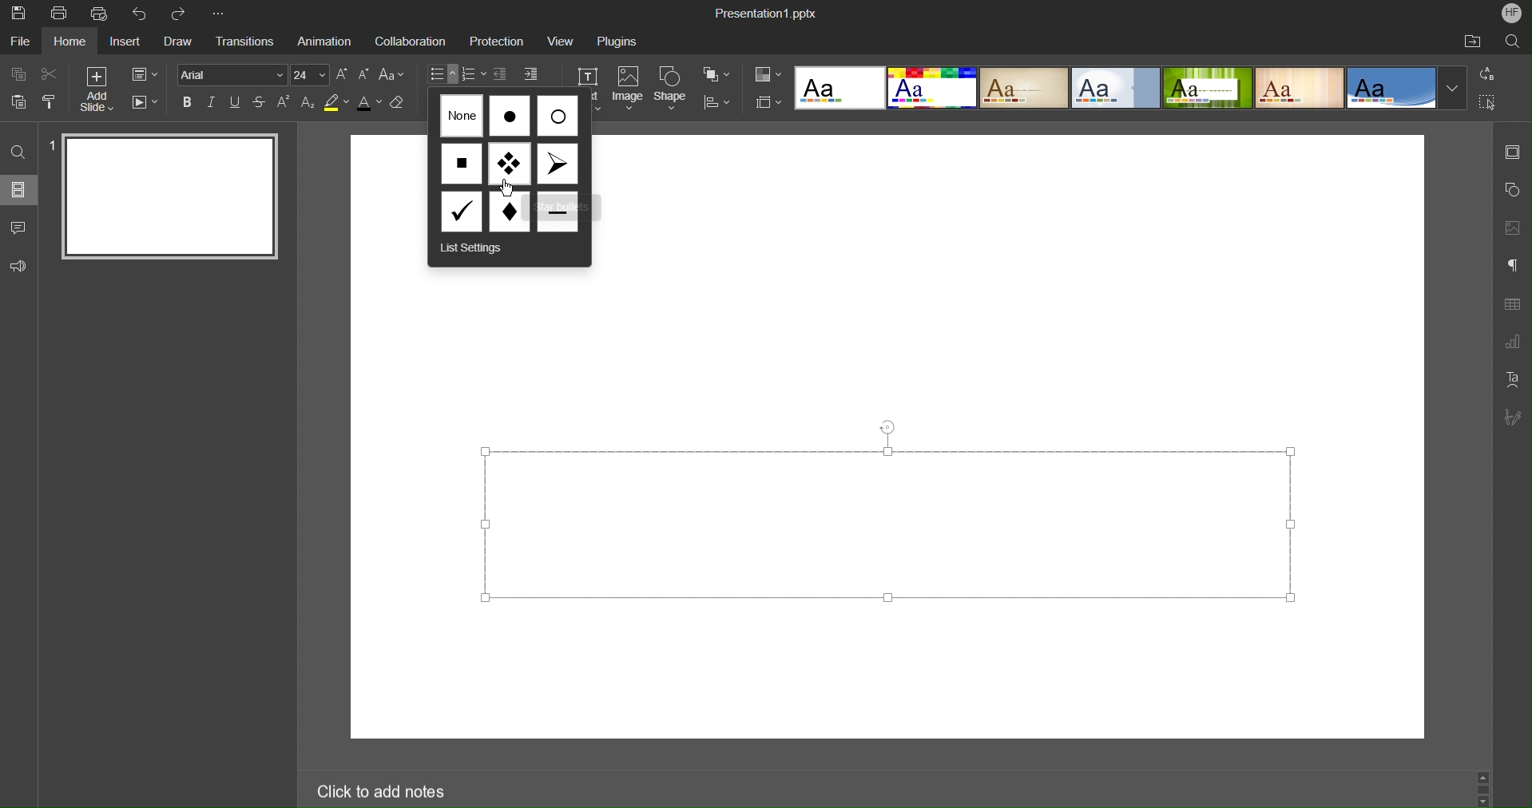  Describe the element at coordinates (1513, 191) in the screenshot. I see `Shape Settings` at that location.